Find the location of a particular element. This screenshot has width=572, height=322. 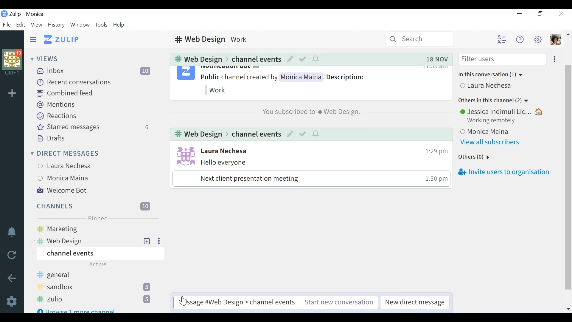

Others is located at coordinates (473, 157).